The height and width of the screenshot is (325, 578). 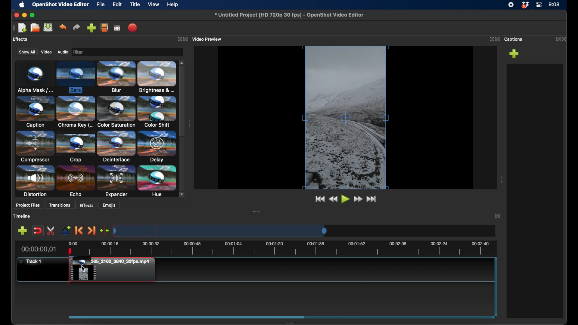 What do you see at coordinates (288, 249) in the screenshot?
I see `timeline` at bounding box center [288, 249].